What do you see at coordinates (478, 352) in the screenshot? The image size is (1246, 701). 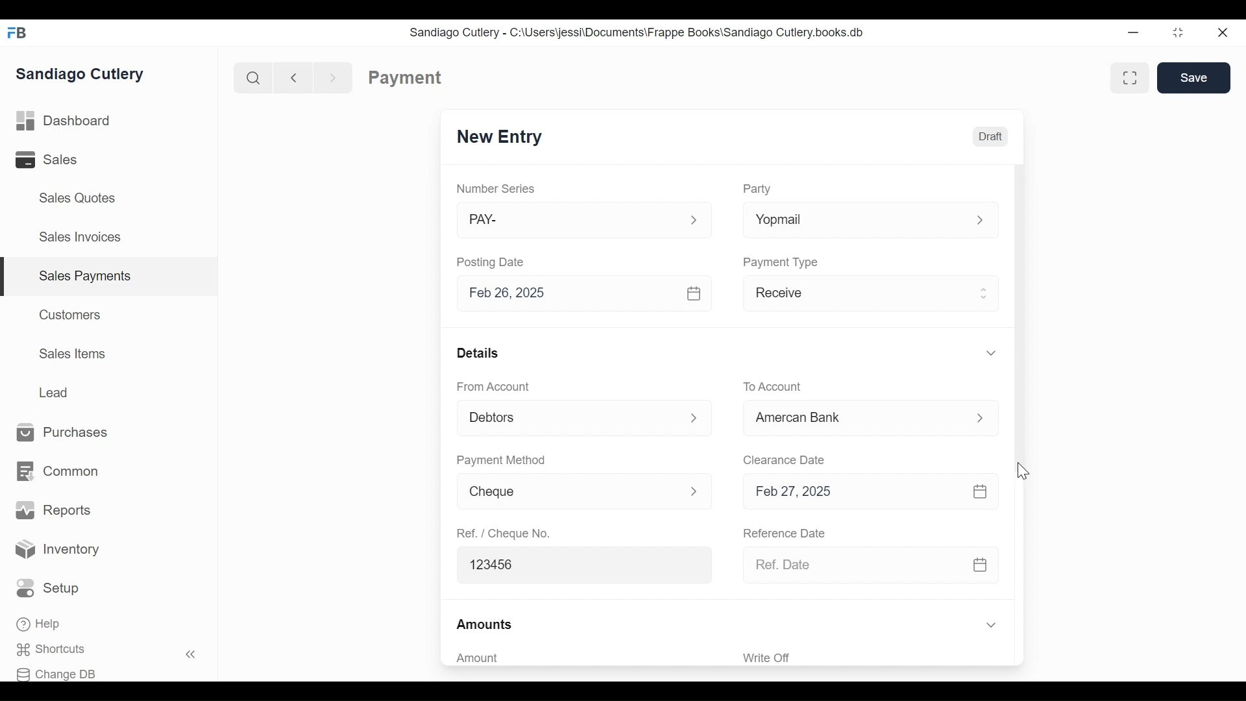 I see `Details` at bounding box center [478, 352].